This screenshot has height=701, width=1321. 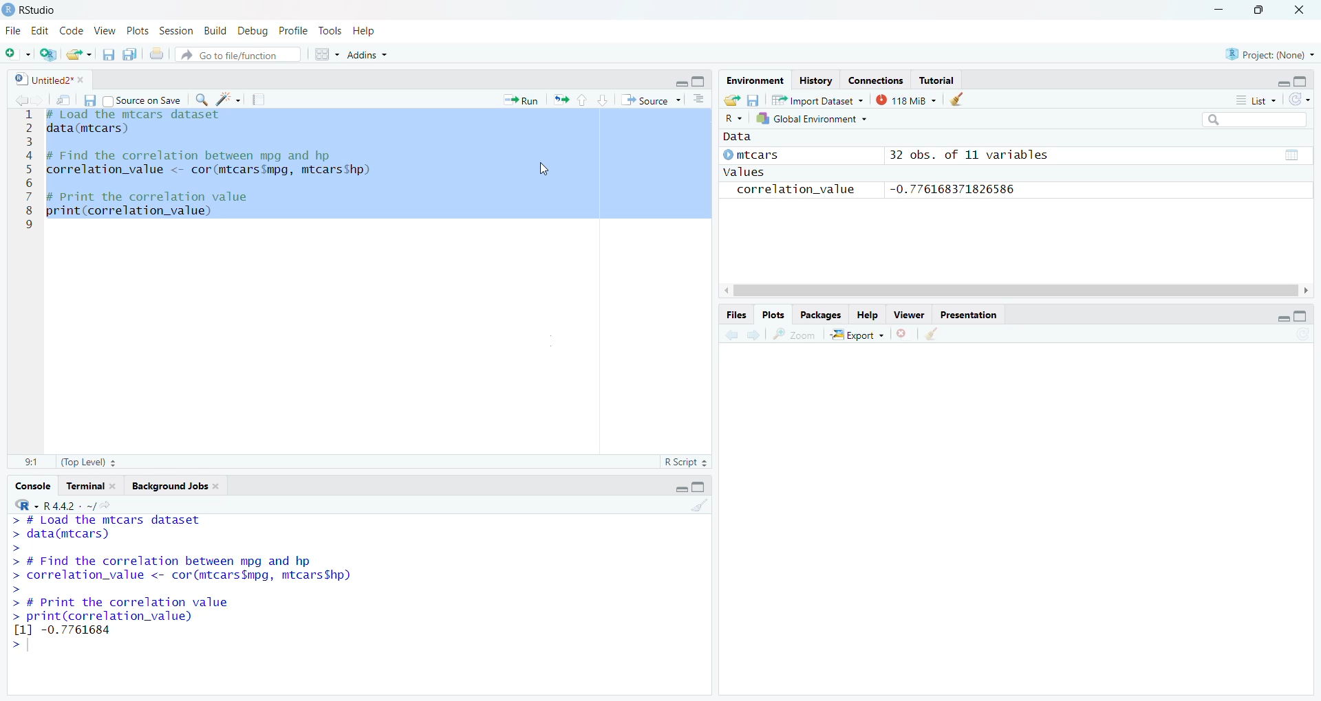 What do you see at coordinates (210, 166) in the screenshot?
I see `Te Tyee SRT SILER Serger
data(mtcars)

# Find the correlation between mpg and hp
correlation_value <- cor(mtcars$mpg, mtcarsShp)
# Print the correlation value
print(correlation_value)` at bounding box center [210, 166].